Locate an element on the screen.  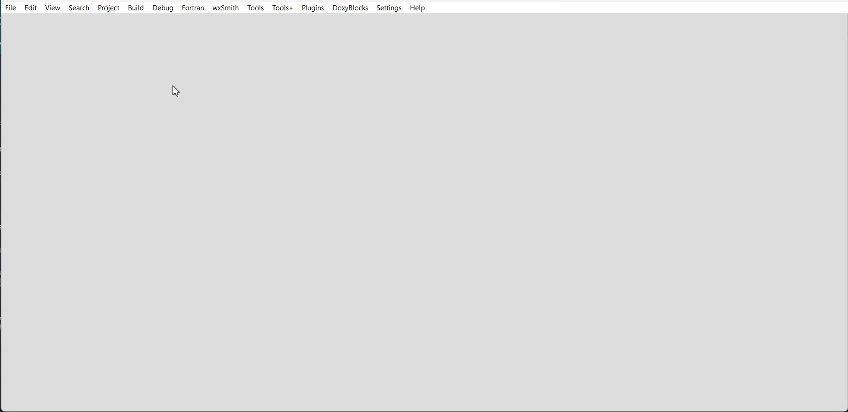
wxSmith is located at coordinates (226, 8).